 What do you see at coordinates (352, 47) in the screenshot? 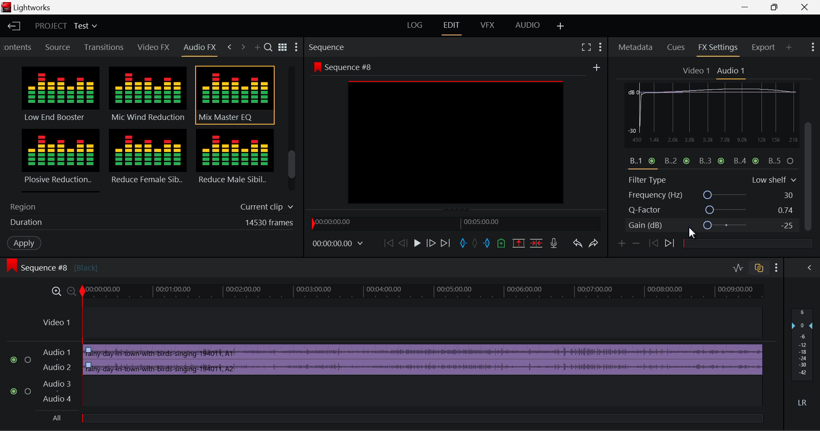
I see `Sequence Section` at bounding box center [352, 47].